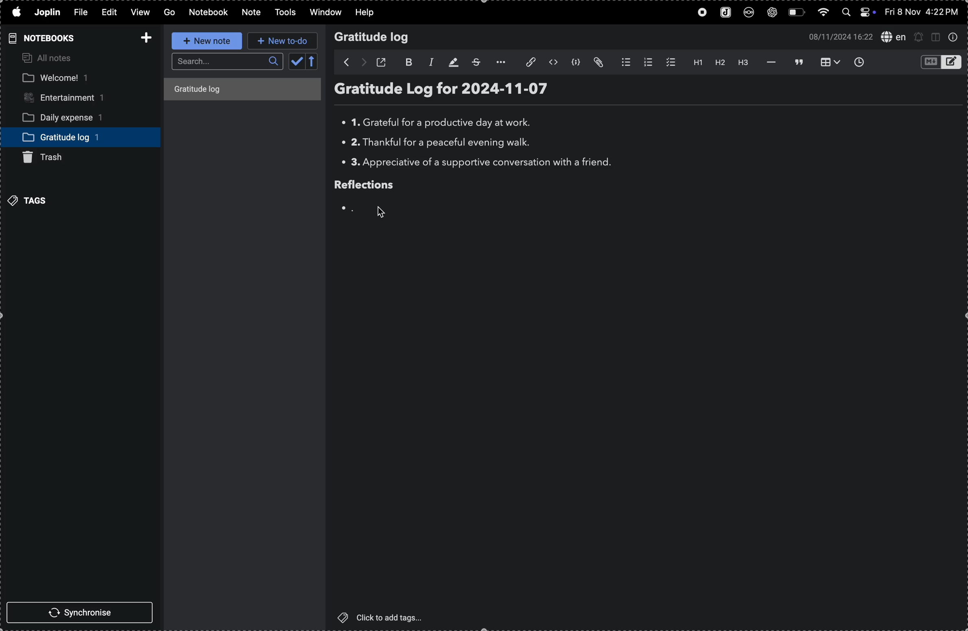 The image size is (968, 631). Describe the element at coordinates (140, 13) in the screenshot. I see `view` at that location.